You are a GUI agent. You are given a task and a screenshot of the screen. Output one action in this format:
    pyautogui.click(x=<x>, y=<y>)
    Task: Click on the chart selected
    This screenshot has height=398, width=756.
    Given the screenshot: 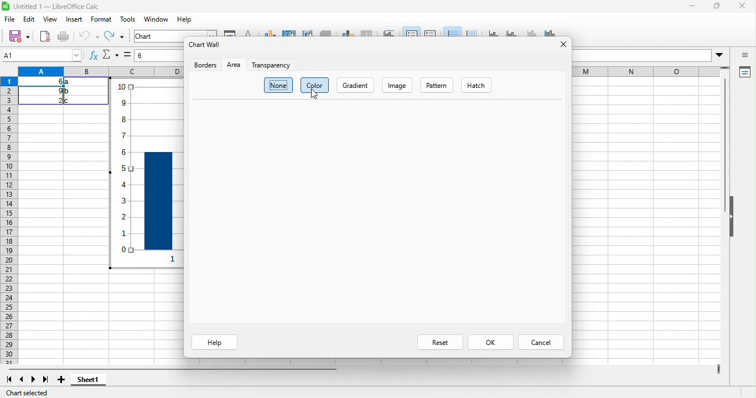 What is the action you would take?
    pyautogui.click(x=33, y=392)
    